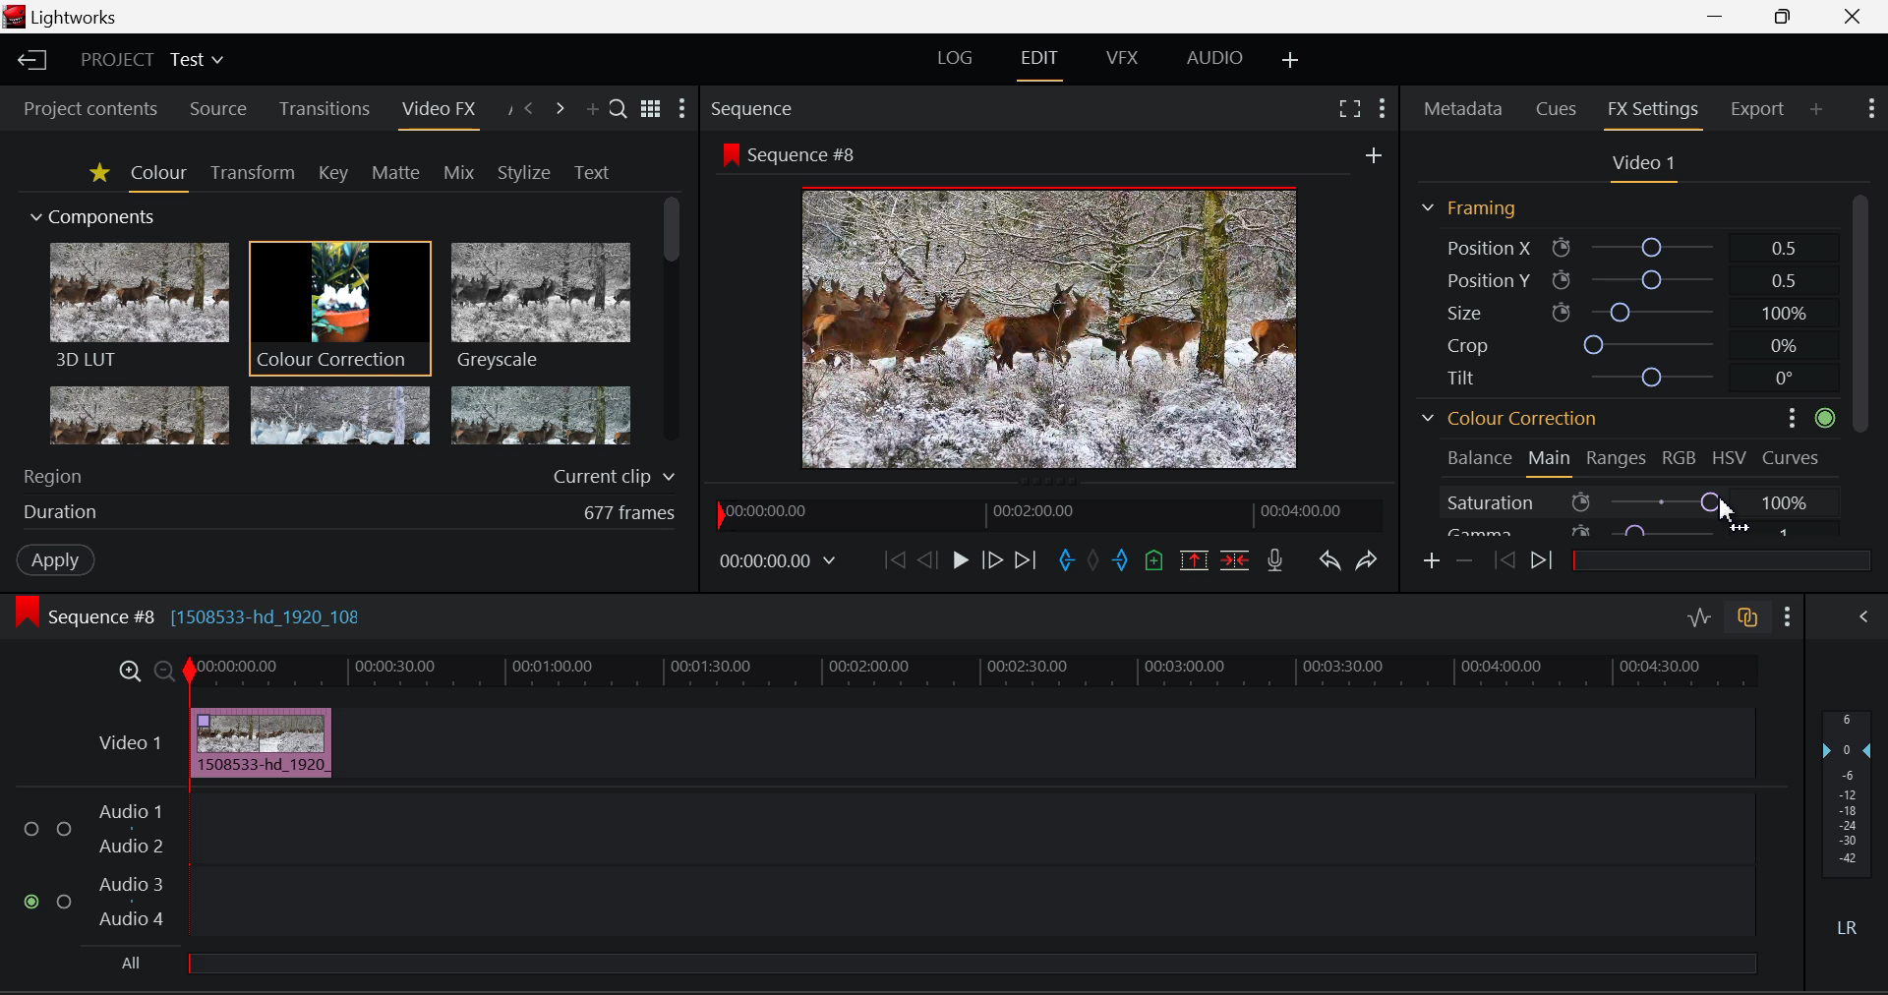 This screenshot has height=995, width=1888. What do you see at coordinates (64, 901) in the screenshot?
I see `Audio Input Checkbox` at bounding box center [64, 901].